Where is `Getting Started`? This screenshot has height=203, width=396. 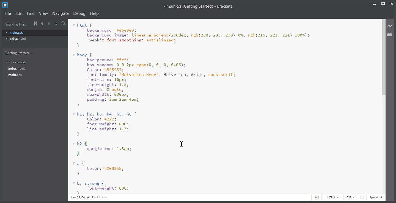 Getting Started is located at coordinates (21, 52).